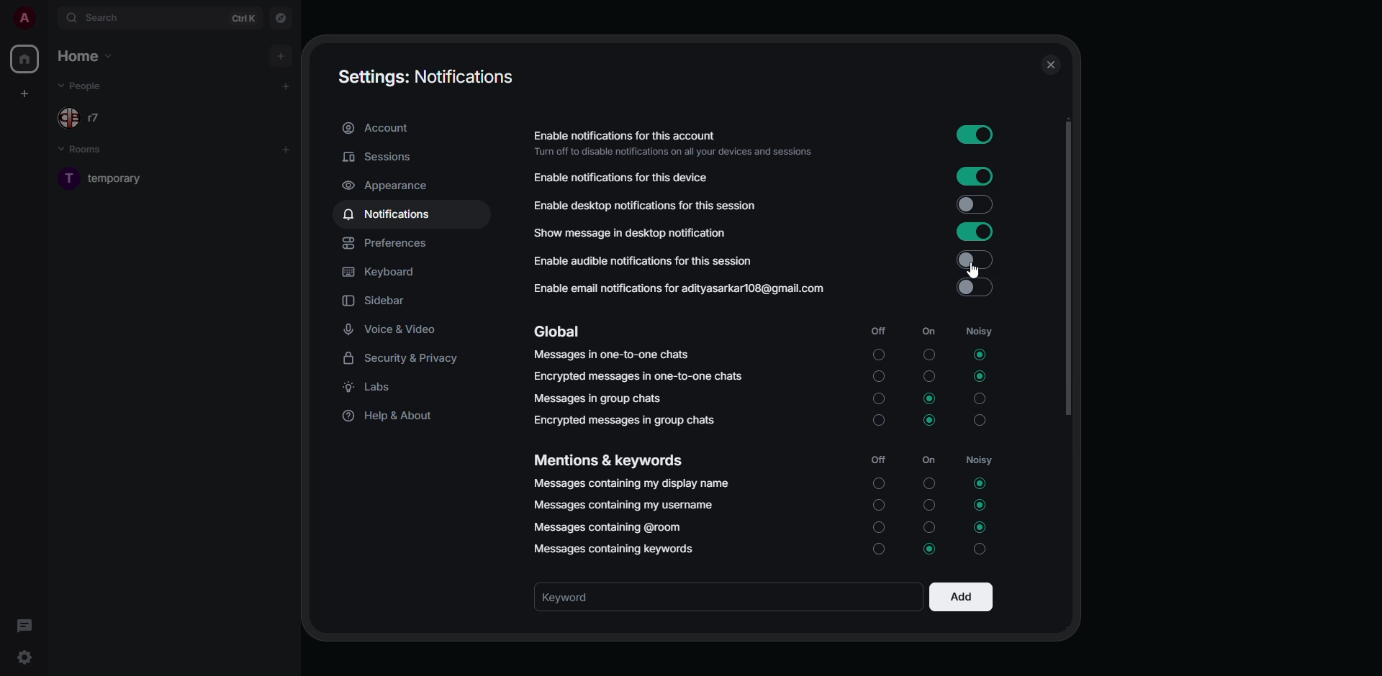  I want to click on Noisy Unselected, so click(980, 548).